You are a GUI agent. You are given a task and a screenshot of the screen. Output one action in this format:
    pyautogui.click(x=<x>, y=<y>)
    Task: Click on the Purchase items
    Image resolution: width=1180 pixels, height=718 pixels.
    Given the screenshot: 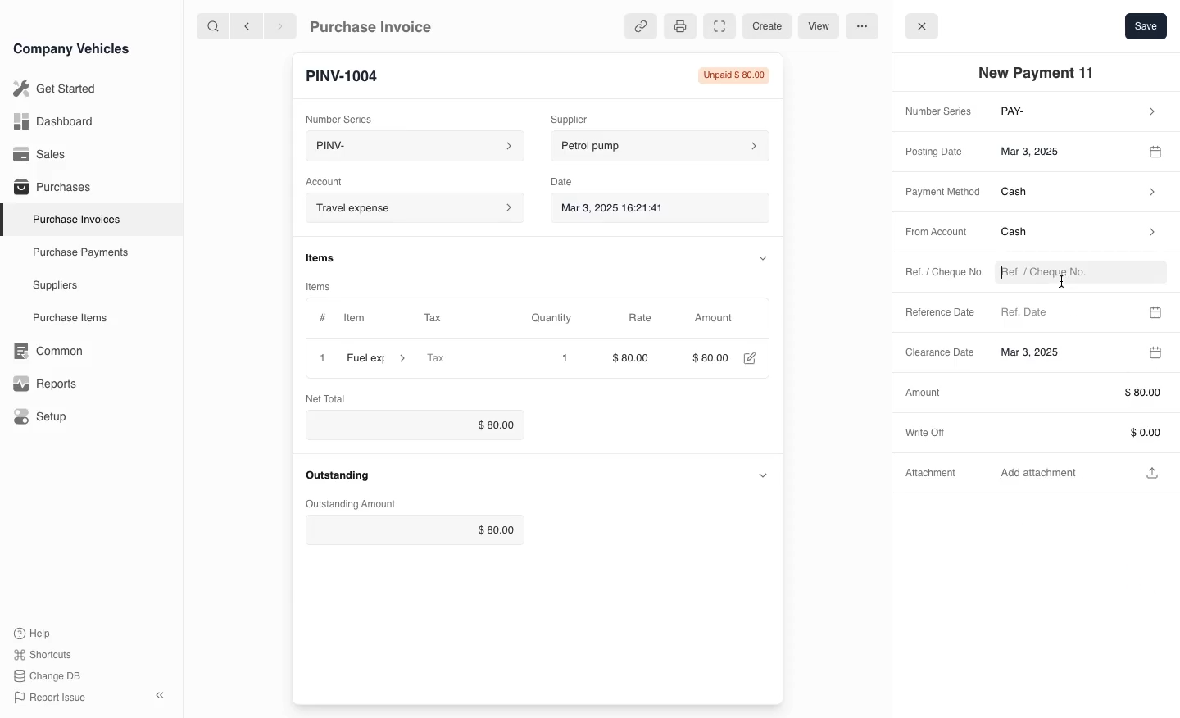 What is the action you would take?
    pyautogui.click(x=64, y=318)
    